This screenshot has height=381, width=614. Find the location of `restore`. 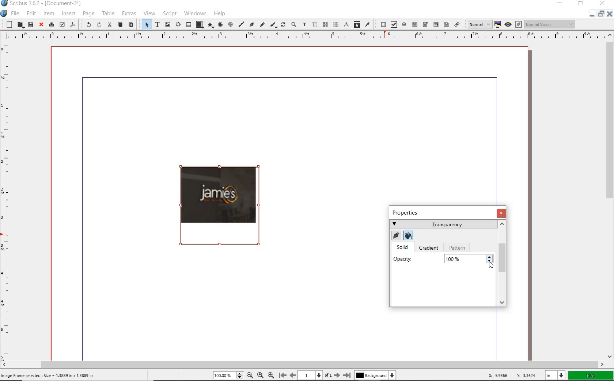

restore is located at coordinates (600, 15).